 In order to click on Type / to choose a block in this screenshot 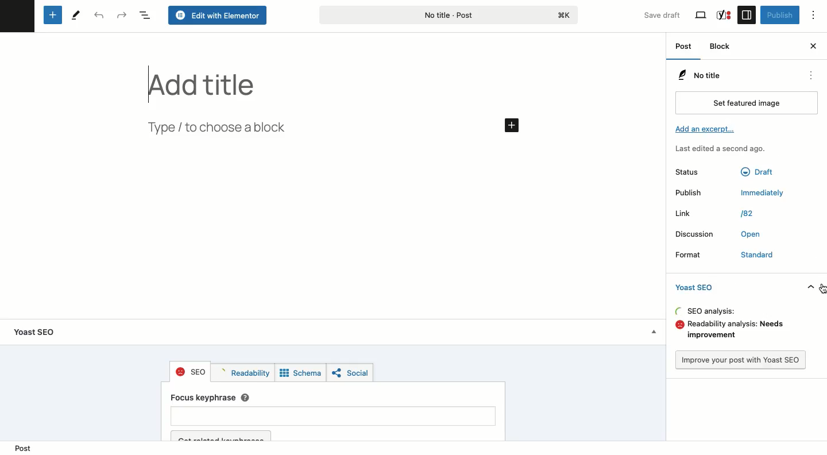, I will do `click(218, 128)`.